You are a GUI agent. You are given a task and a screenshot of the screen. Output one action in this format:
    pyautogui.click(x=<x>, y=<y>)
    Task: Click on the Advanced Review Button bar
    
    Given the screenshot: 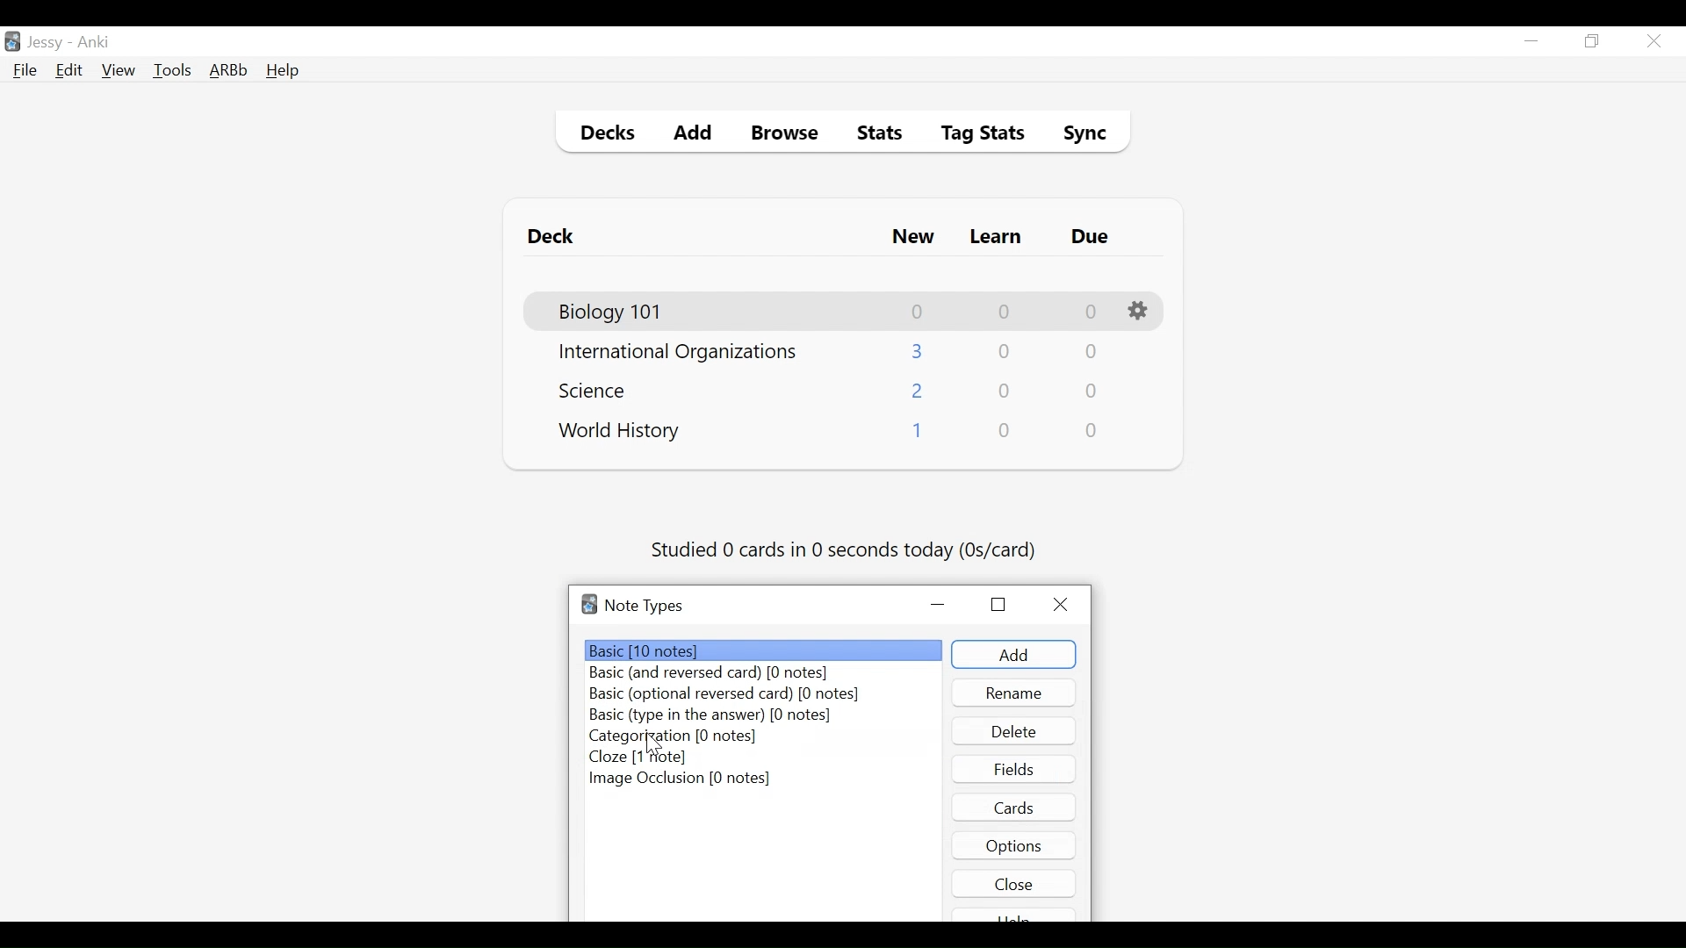 What is the action you would take?
    pyautogui.click(x=229, y=70)
    